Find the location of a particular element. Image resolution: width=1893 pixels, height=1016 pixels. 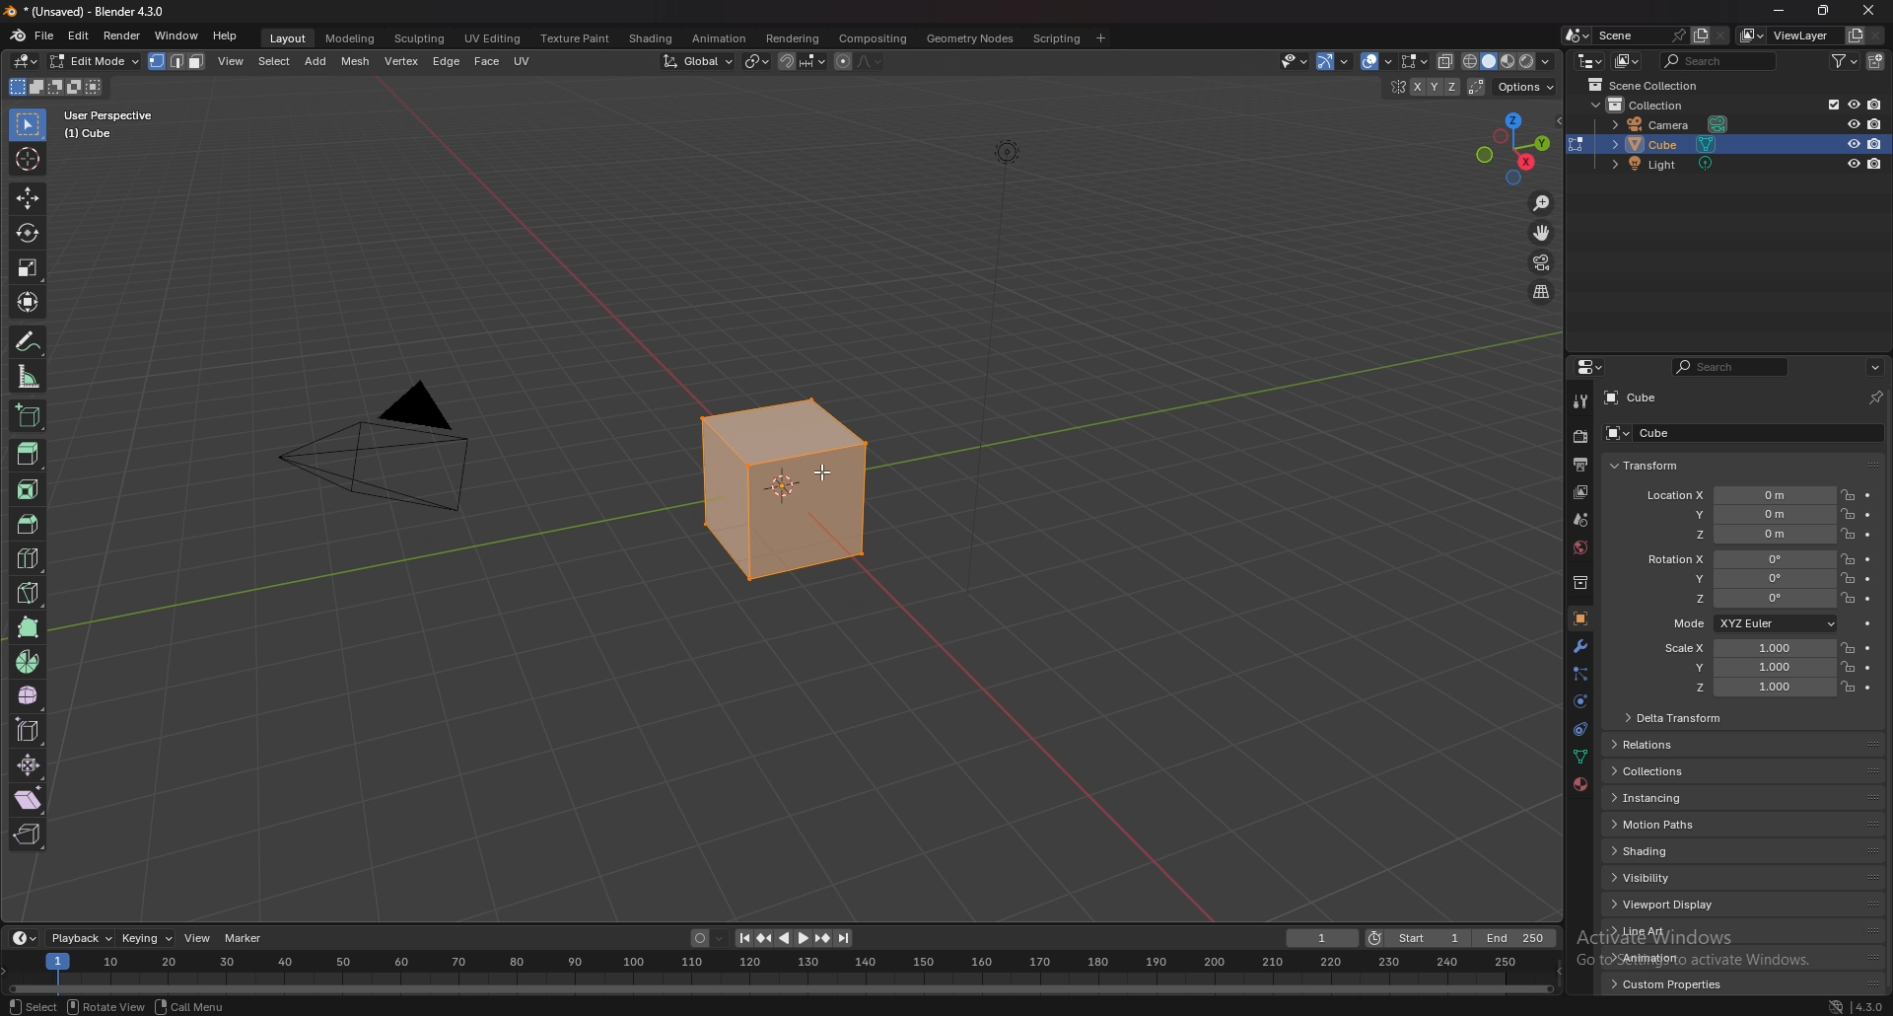

annotate is located at coordinates (31, 341).